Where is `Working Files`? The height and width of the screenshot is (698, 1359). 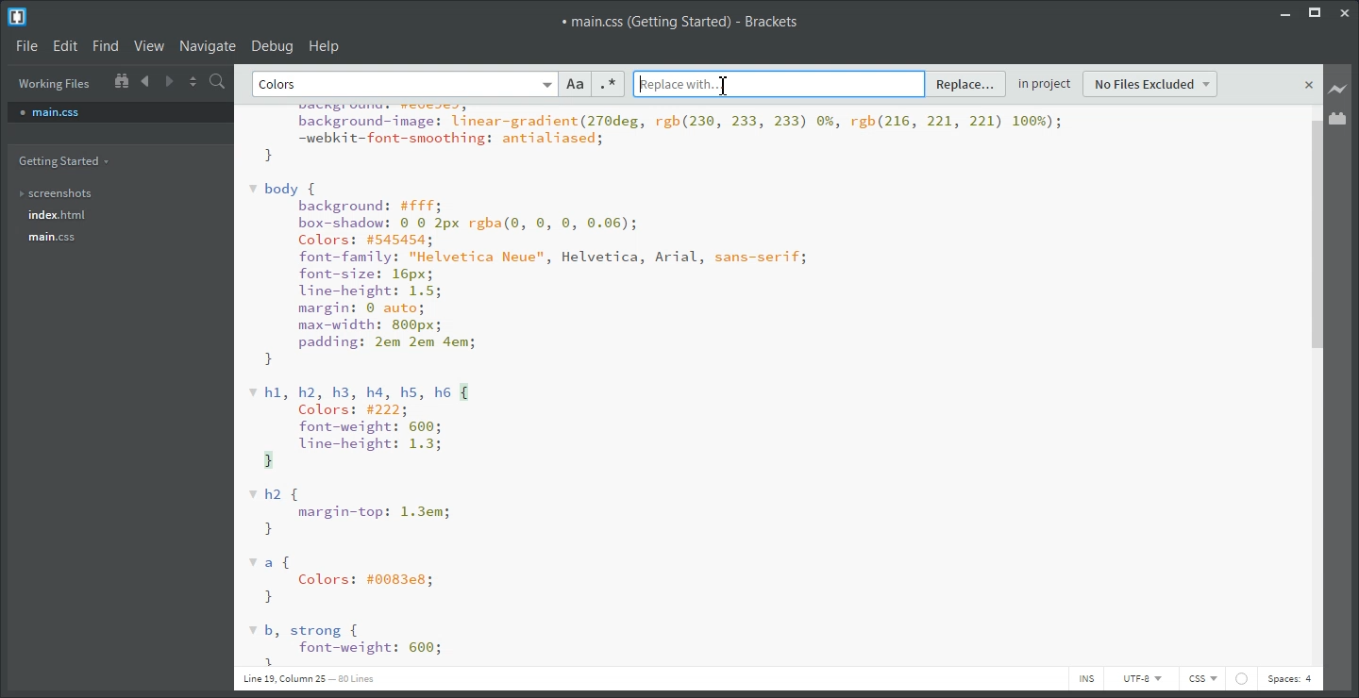
Working Files is located at coordinates (55, 84).